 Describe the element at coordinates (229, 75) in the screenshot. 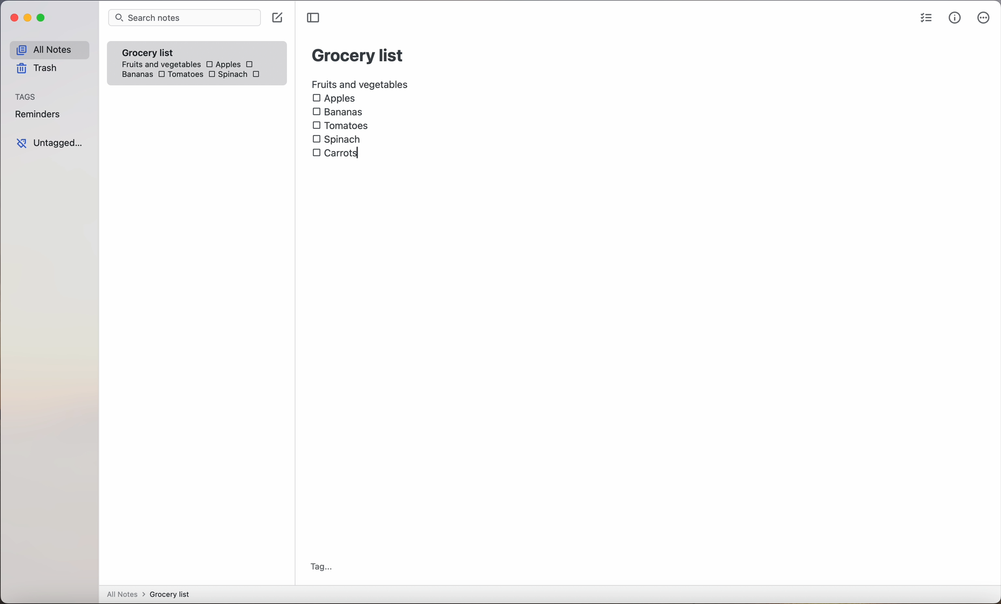

I see `Spinach checkbox` at that location.